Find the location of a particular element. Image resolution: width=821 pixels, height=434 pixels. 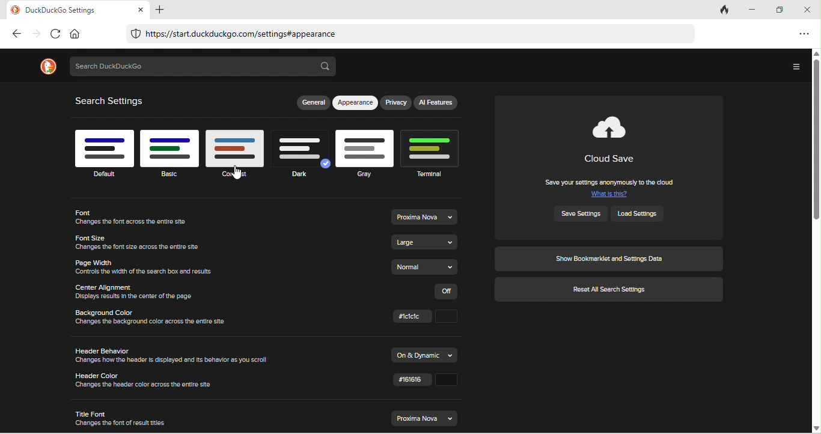

web link is located at coordinates (409, 35).